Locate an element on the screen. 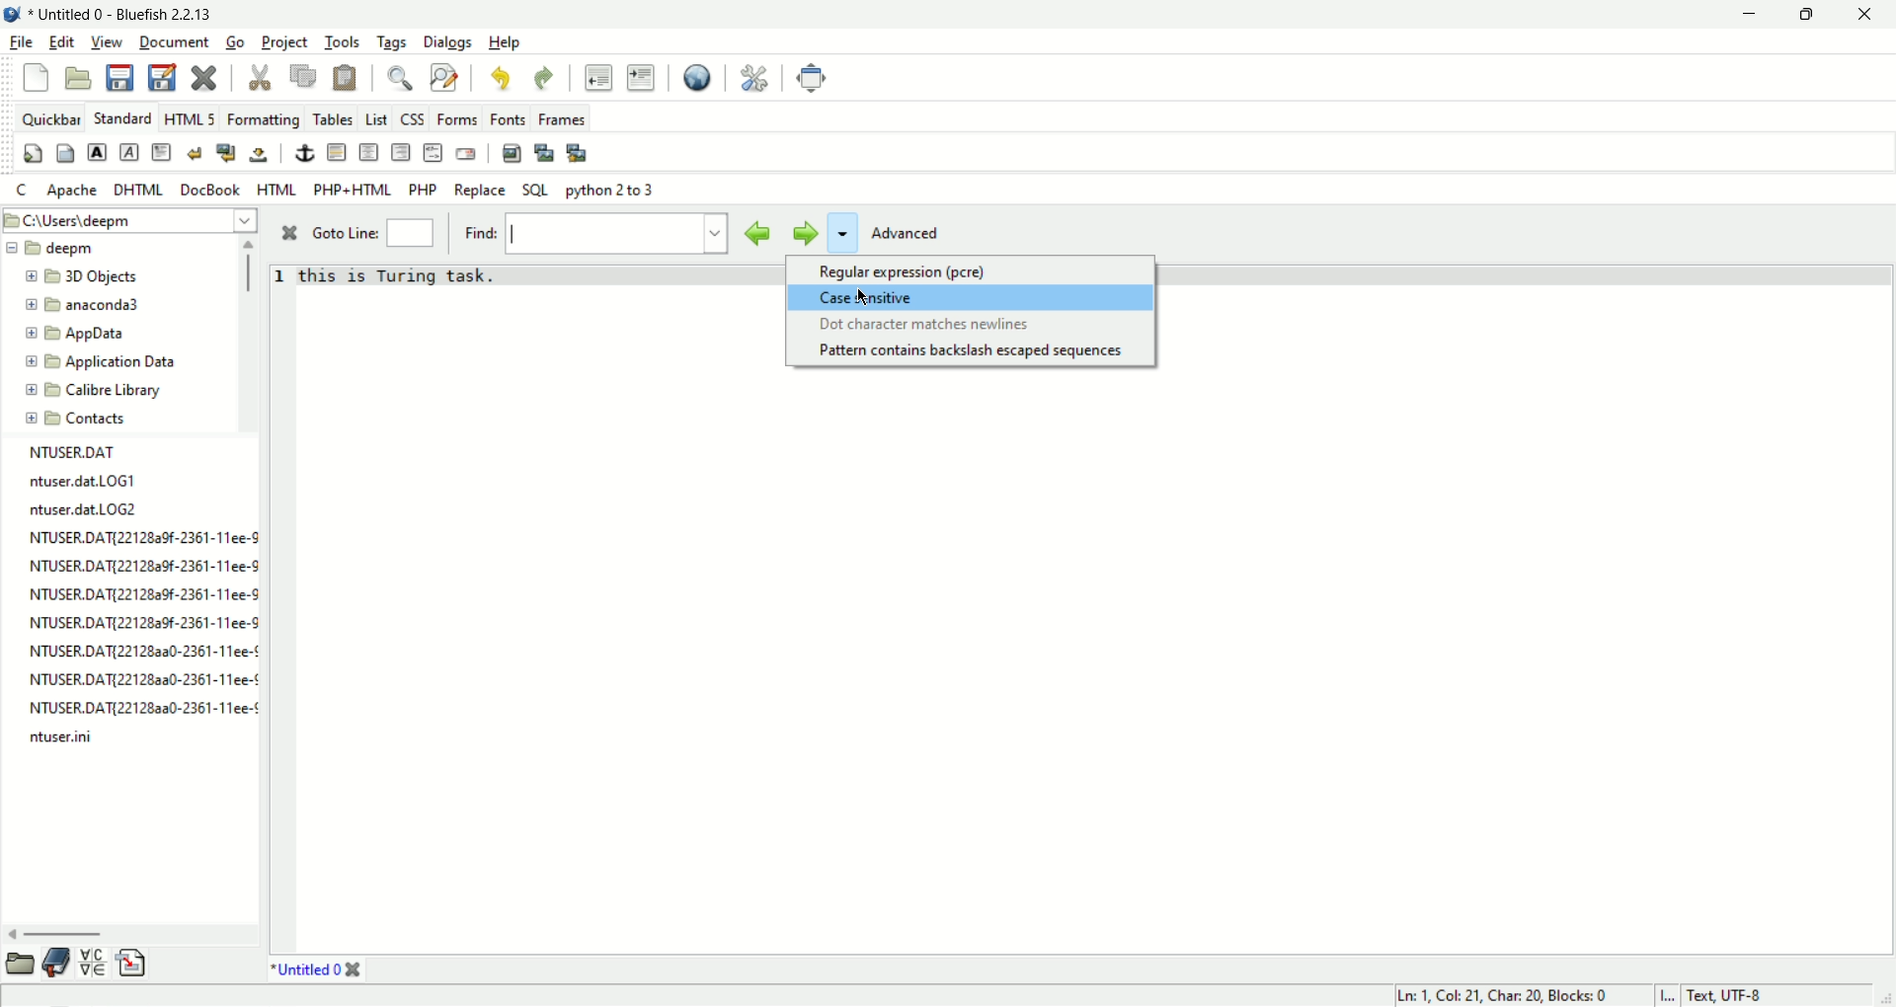 The image size is (1896, 1007). close is located at coordinates (206, 80).